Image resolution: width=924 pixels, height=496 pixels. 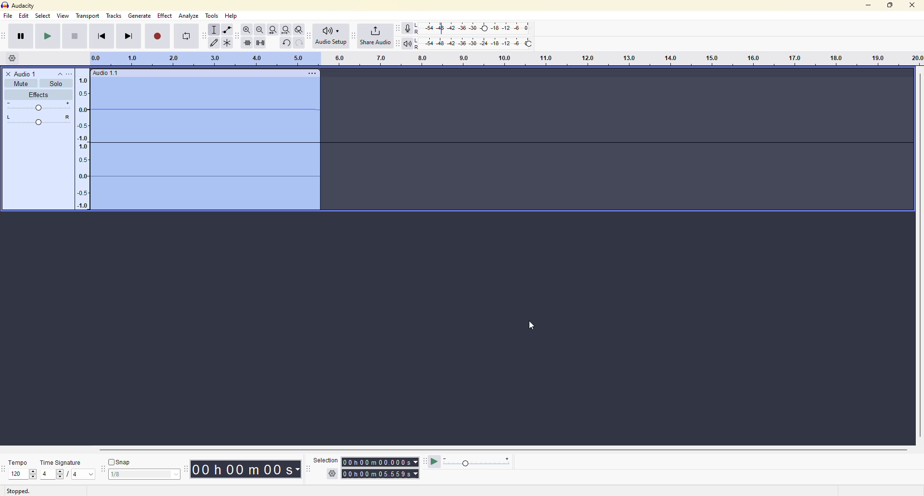 I want to click on adjust, so click(x=39, y=106).